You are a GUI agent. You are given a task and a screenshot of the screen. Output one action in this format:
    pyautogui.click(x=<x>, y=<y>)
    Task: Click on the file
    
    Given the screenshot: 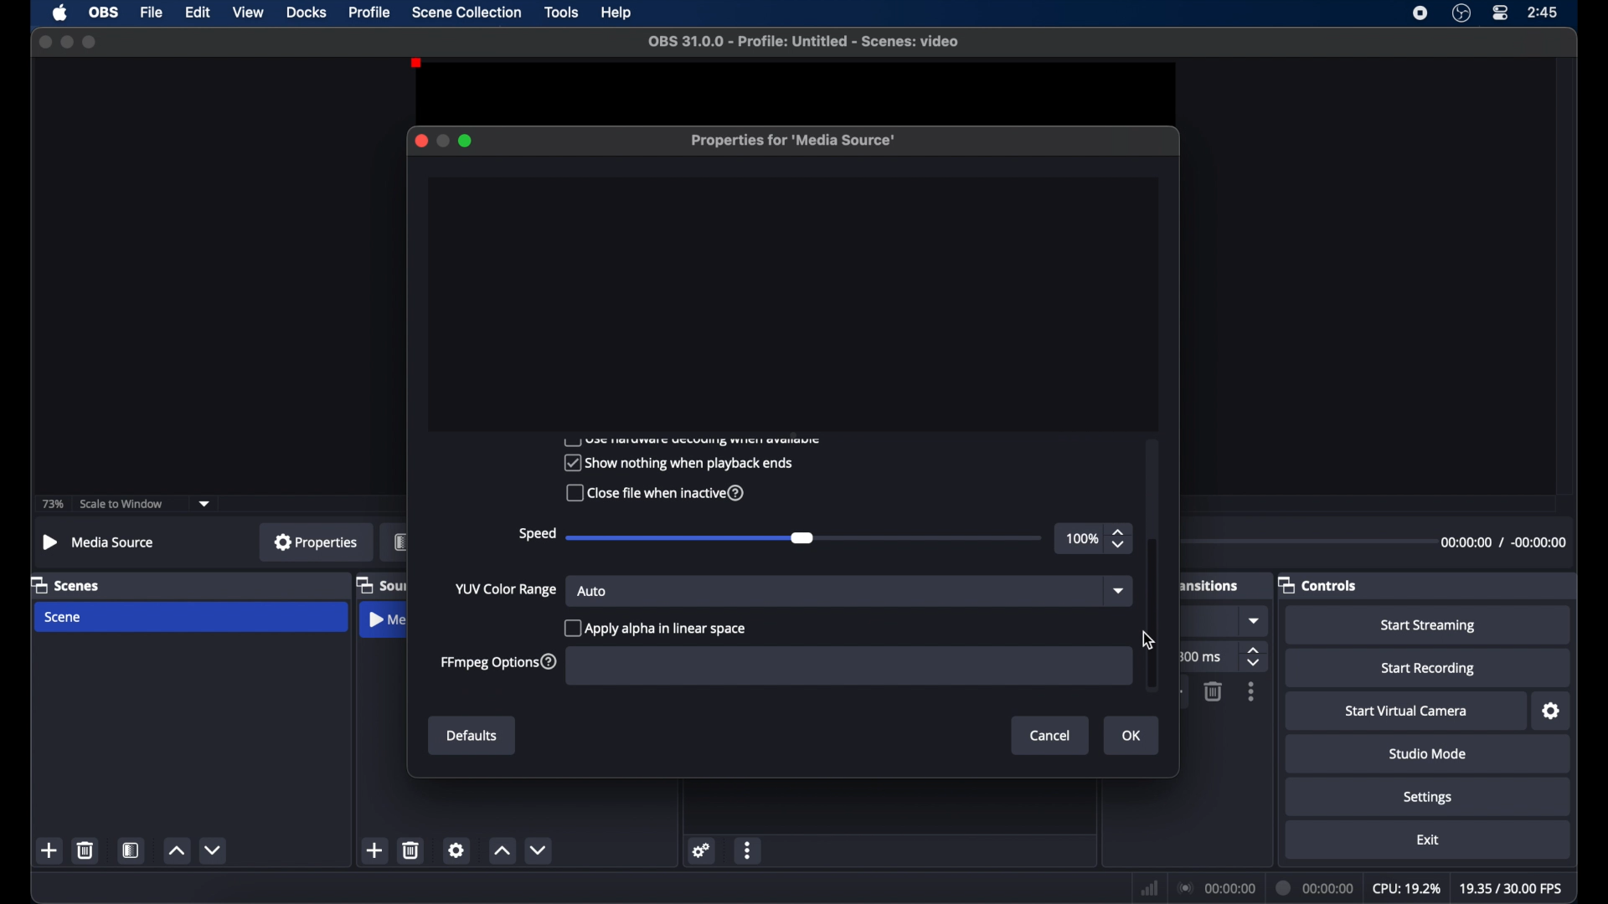 What is the action you would take?
    pyautogui.click(x=152, y=13)
    